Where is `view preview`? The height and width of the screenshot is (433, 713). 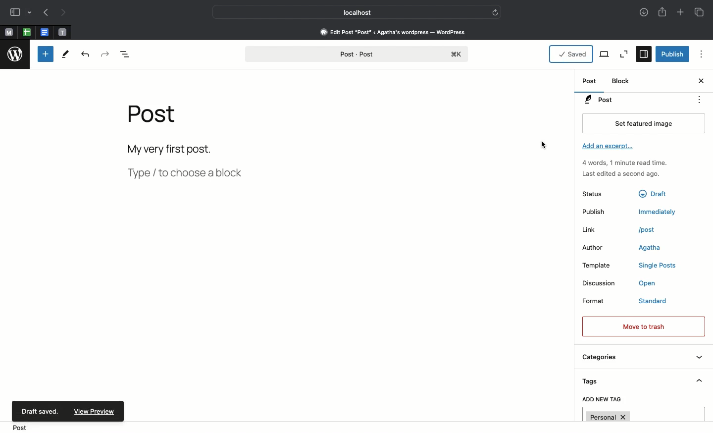 view preview is located at coordinates (93, 411).